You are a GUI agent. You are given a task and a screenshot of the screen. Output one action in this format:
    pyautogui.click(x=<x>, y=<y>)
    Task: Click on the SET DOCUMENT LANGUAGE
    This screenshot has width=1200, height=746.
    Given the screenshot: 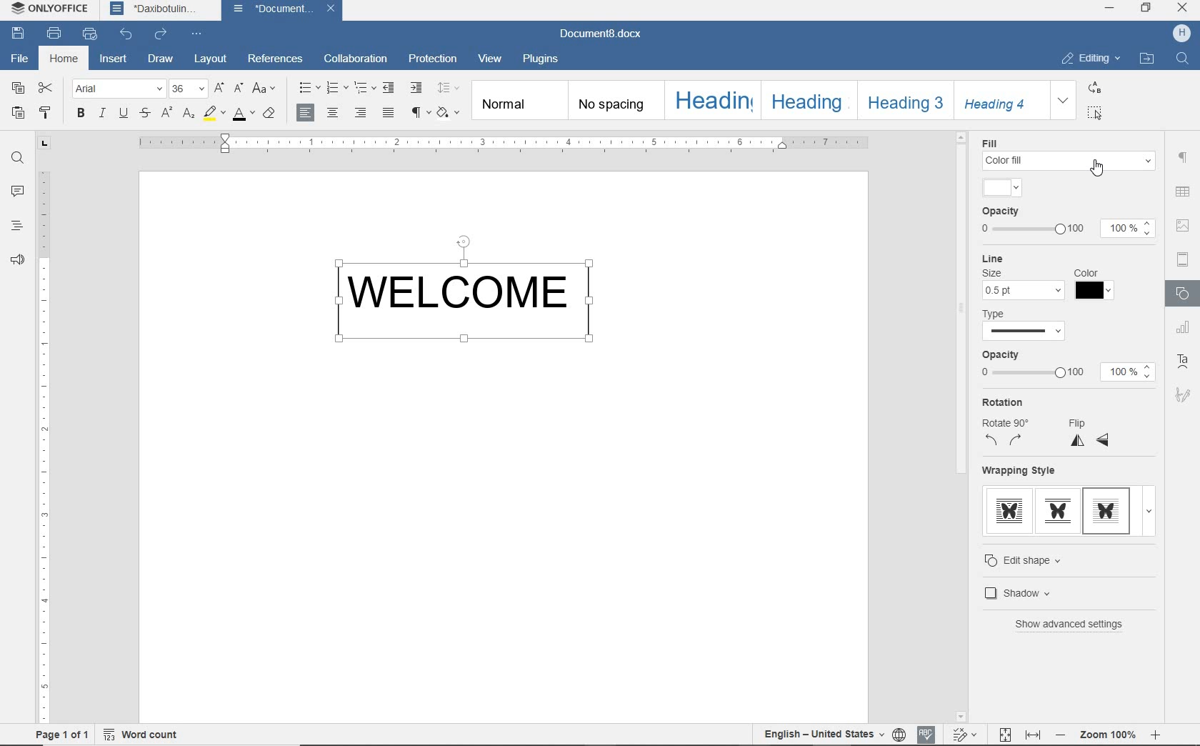 What is the action you would take?
    pyautogui.click(x=900, y=735)
    